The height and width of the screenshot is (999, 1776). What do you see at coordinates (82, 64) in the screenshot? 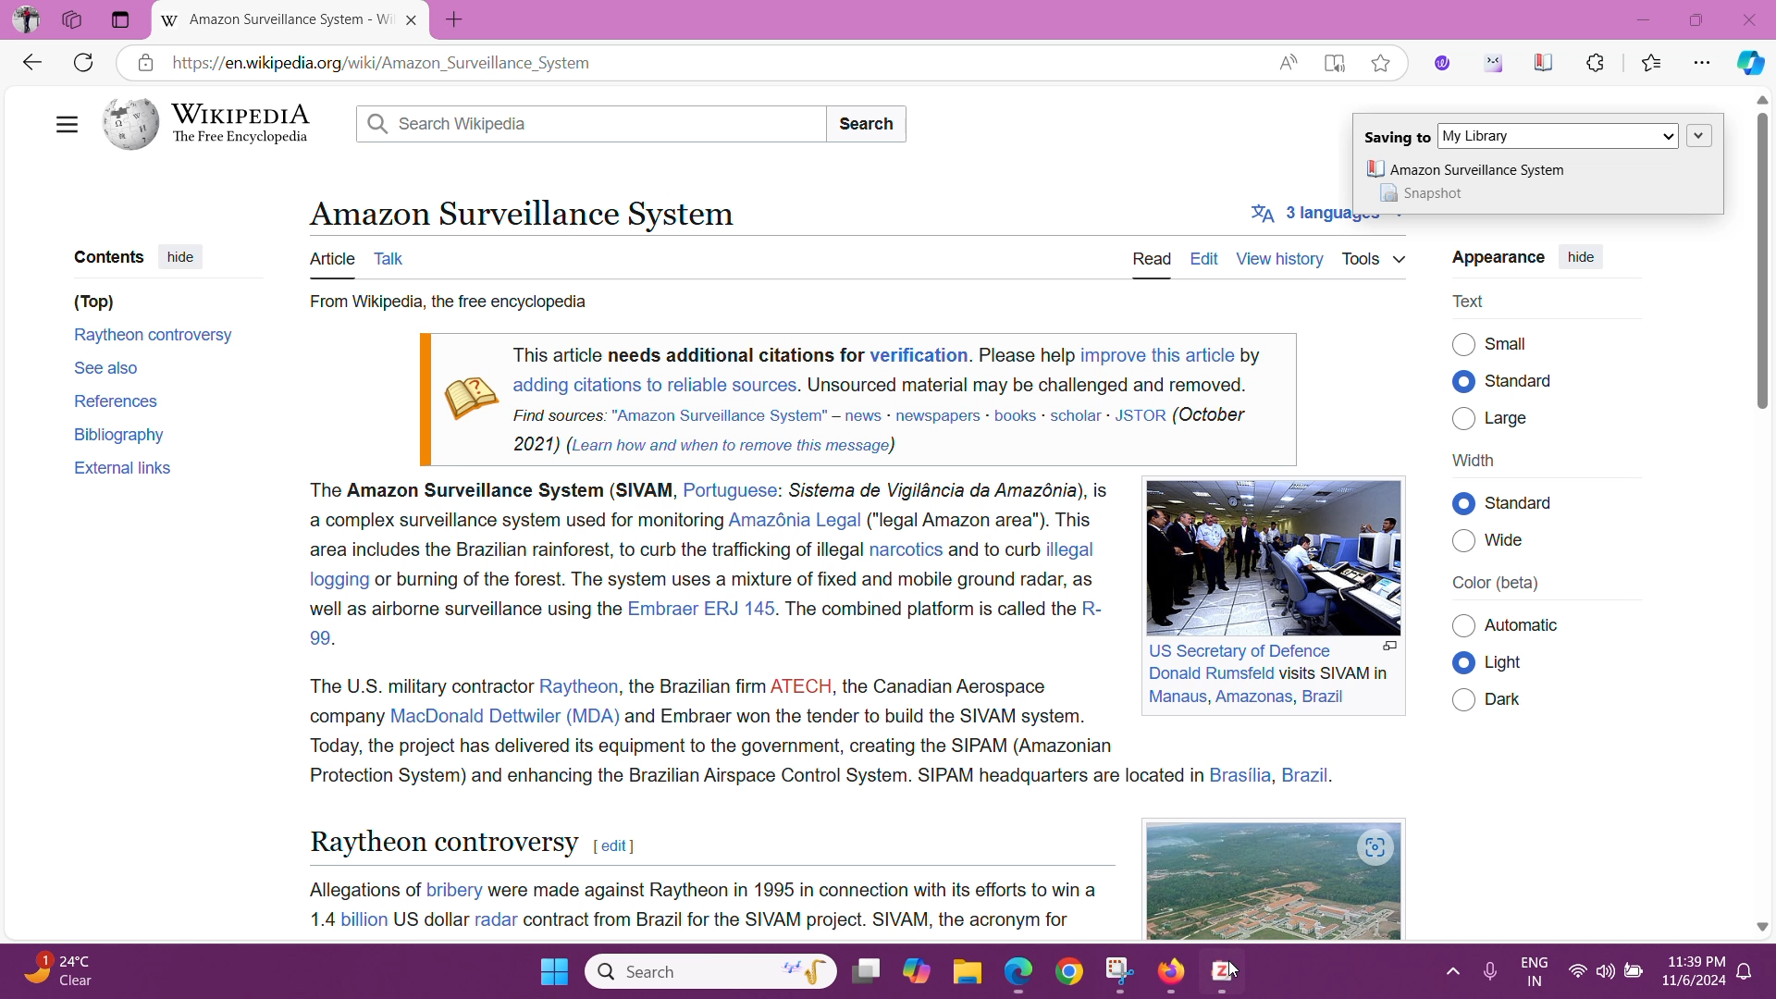
I see `Refresh` at bounding box center [82, 64].